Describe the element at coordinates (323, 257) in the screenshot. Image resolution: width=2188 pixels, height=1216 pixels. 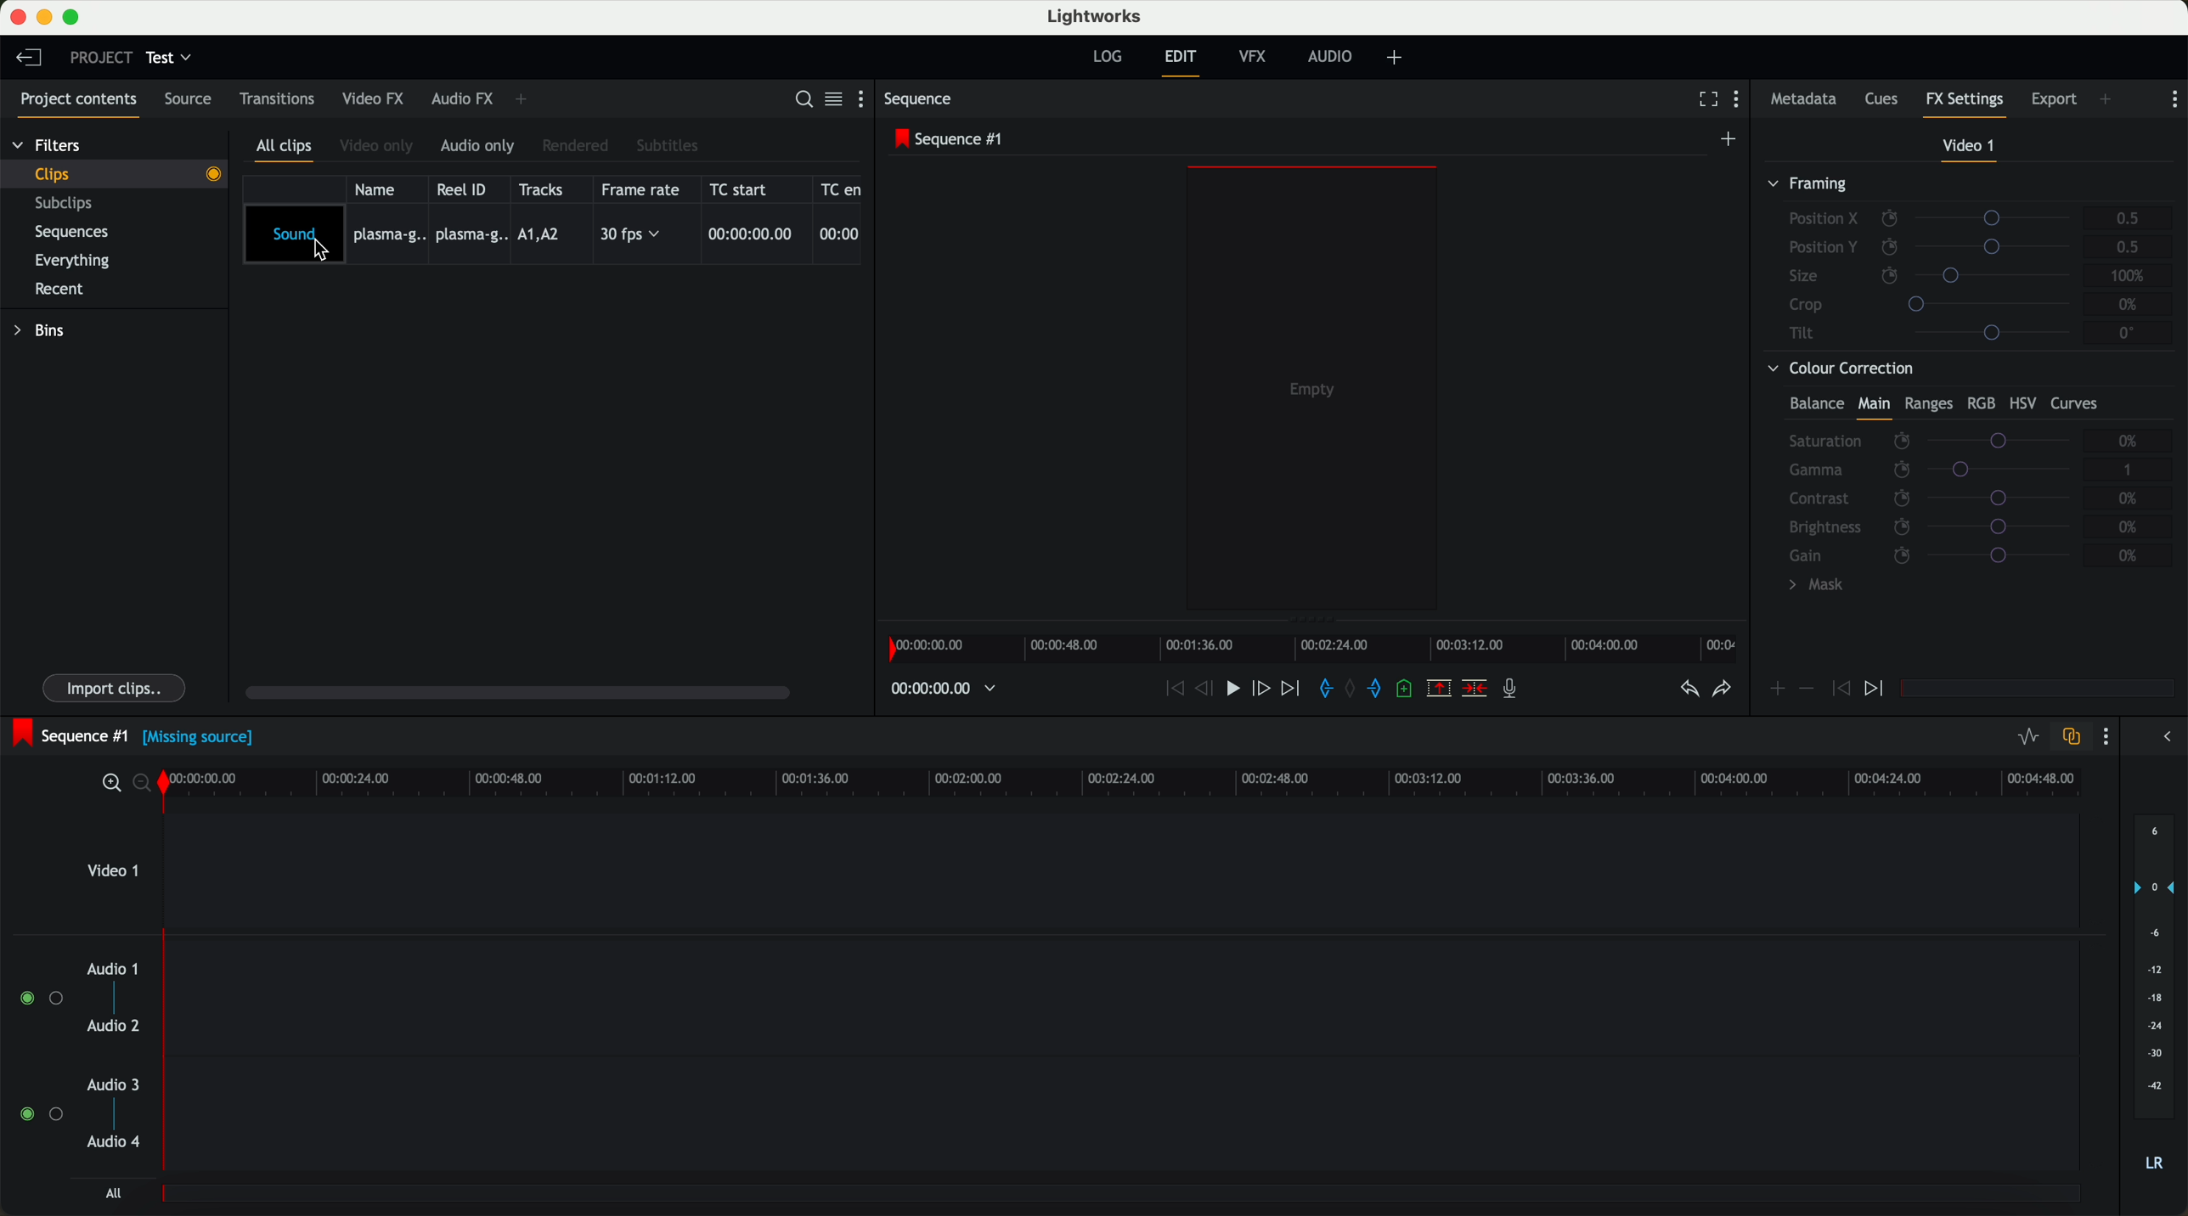
I see `cursor` at that location.